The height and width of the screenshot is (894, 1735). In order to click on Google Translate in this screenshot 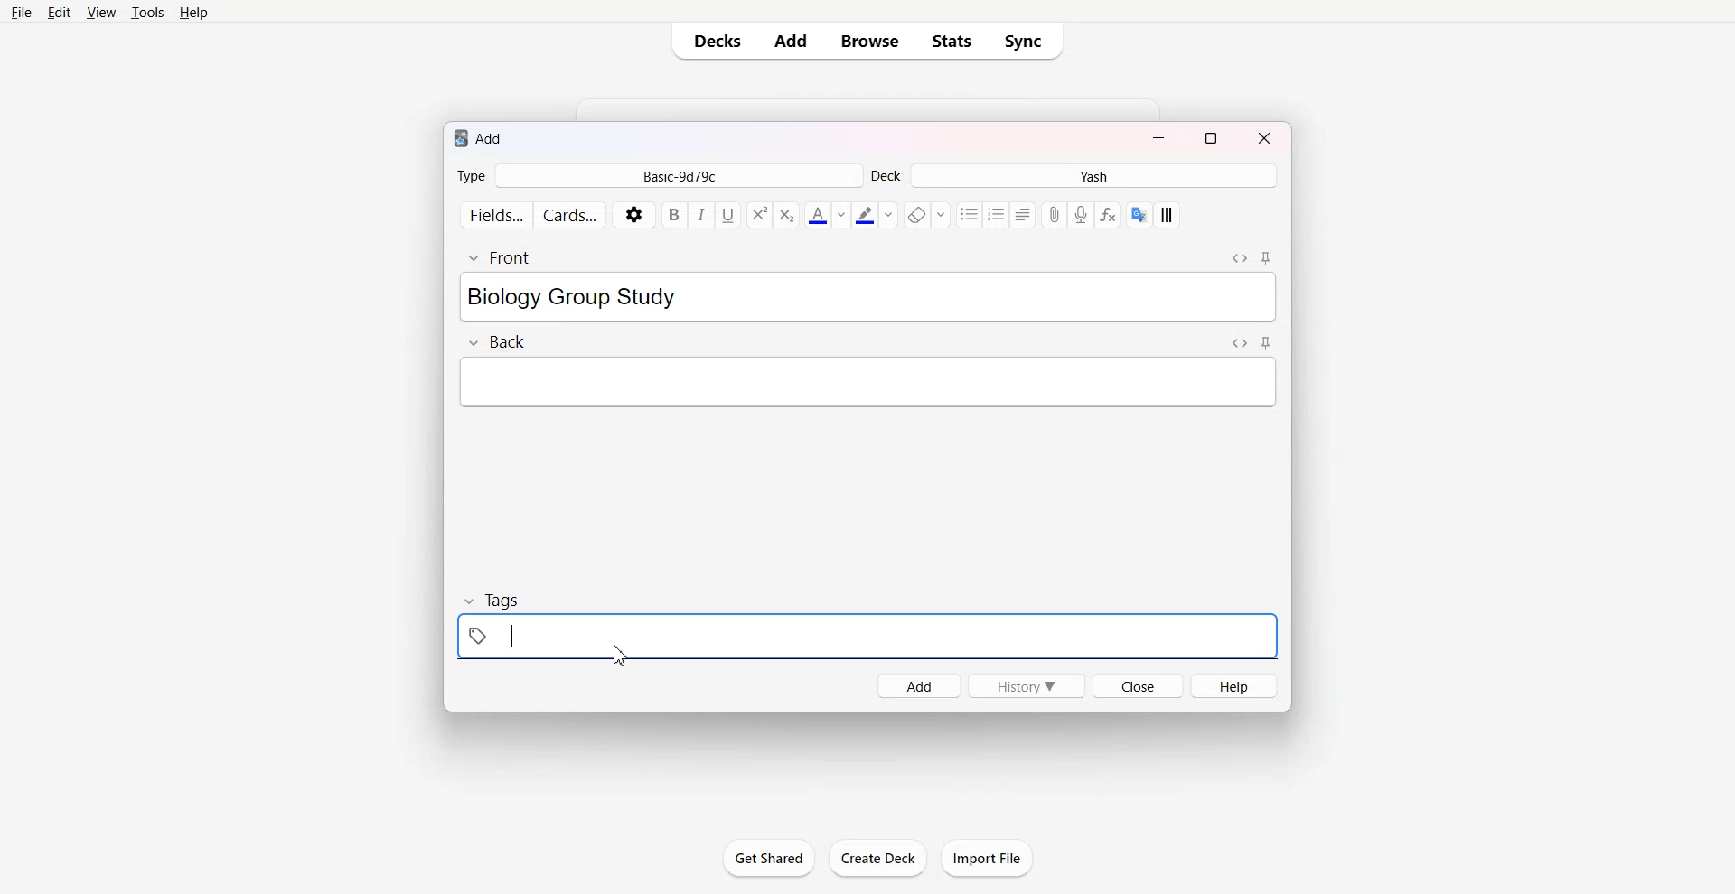, I will do `click(1139, 214)`.